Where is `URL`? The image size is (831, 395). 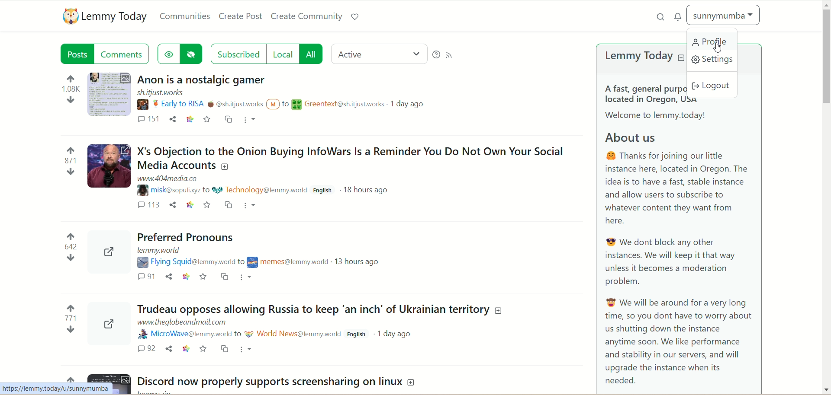
URL is located at coordinates (178, 323).